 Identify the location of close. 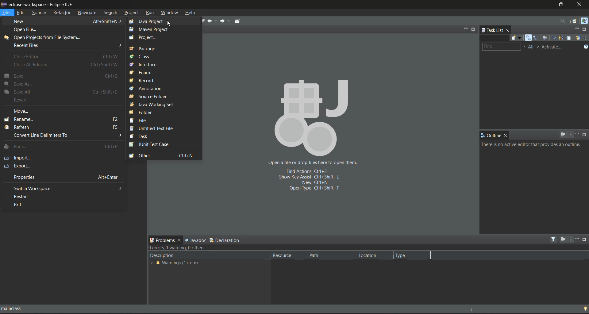
(506, 135).